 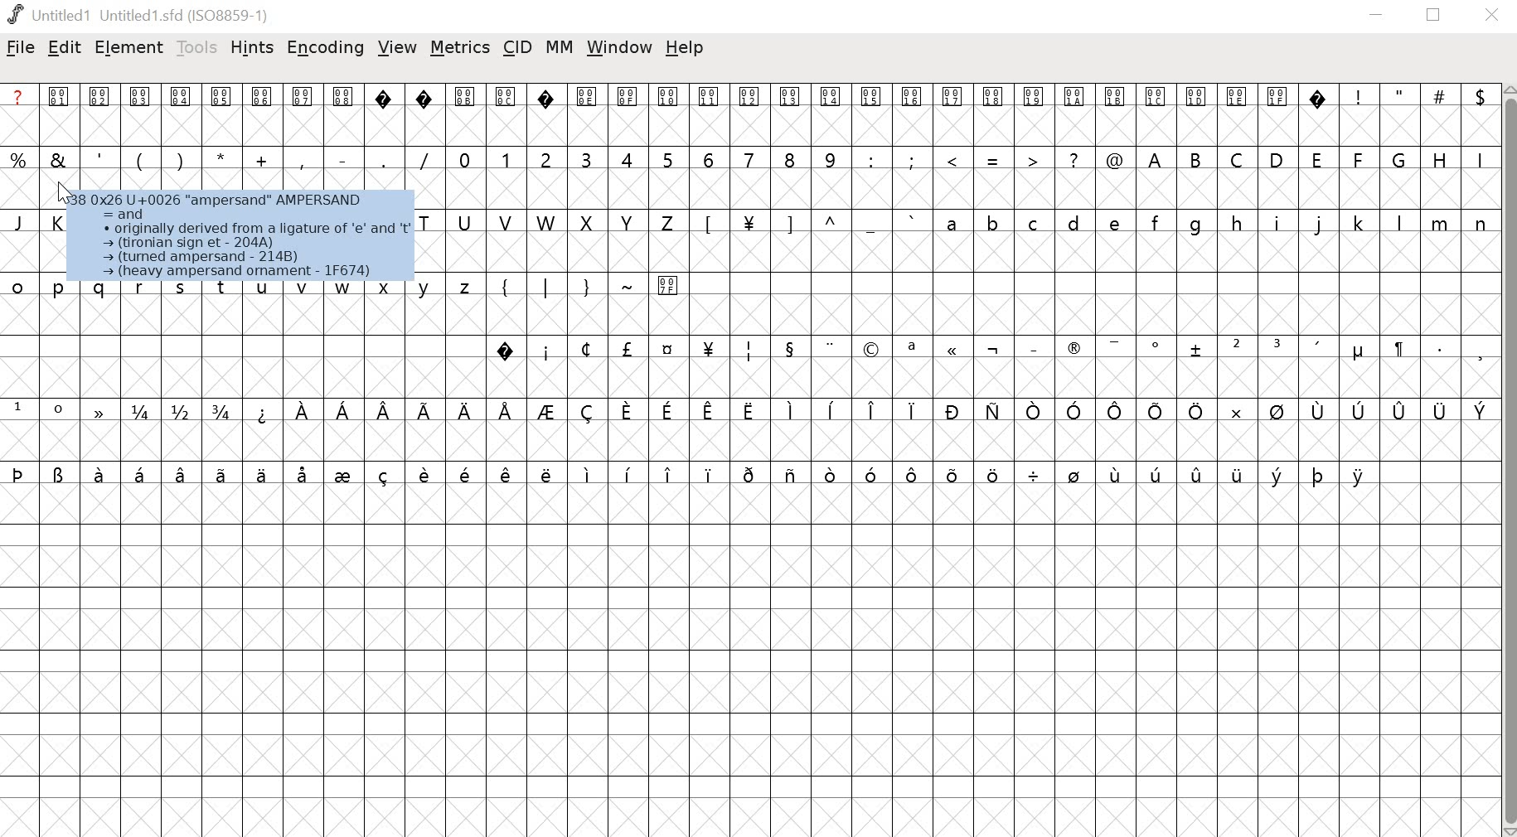 I want to click on symbol, so click(x=1075, y=473).